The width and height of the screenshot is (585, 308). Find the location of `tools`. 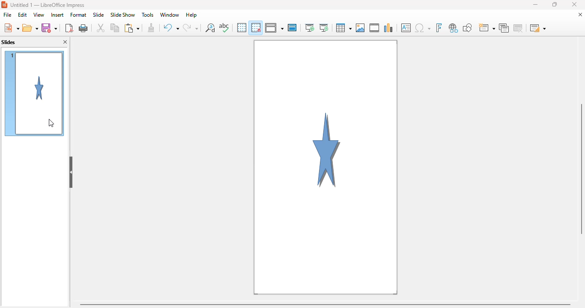

tools is located at coordinates (147, 15).